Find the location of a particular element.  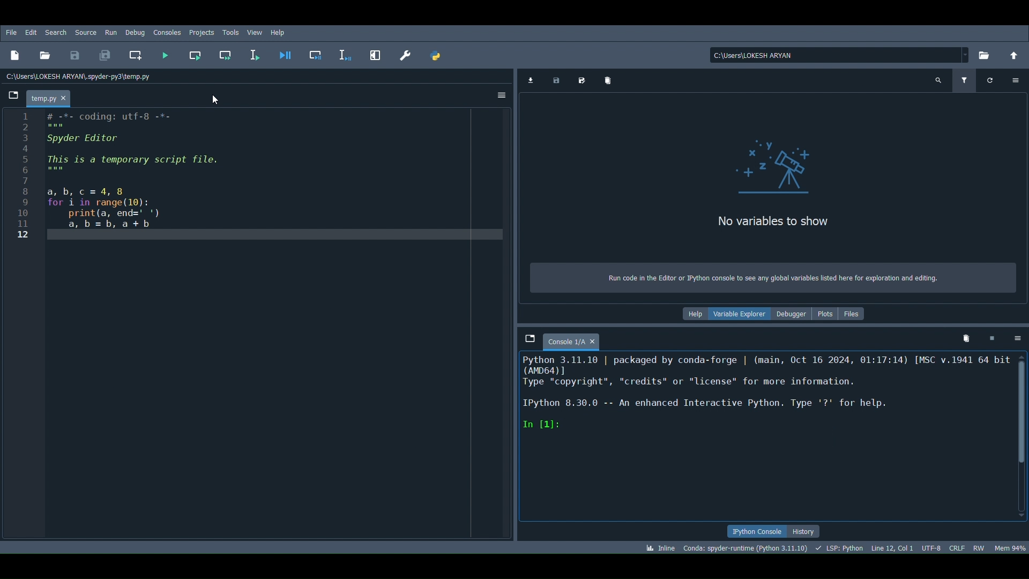

Save data is located at coordinates (556, 81).